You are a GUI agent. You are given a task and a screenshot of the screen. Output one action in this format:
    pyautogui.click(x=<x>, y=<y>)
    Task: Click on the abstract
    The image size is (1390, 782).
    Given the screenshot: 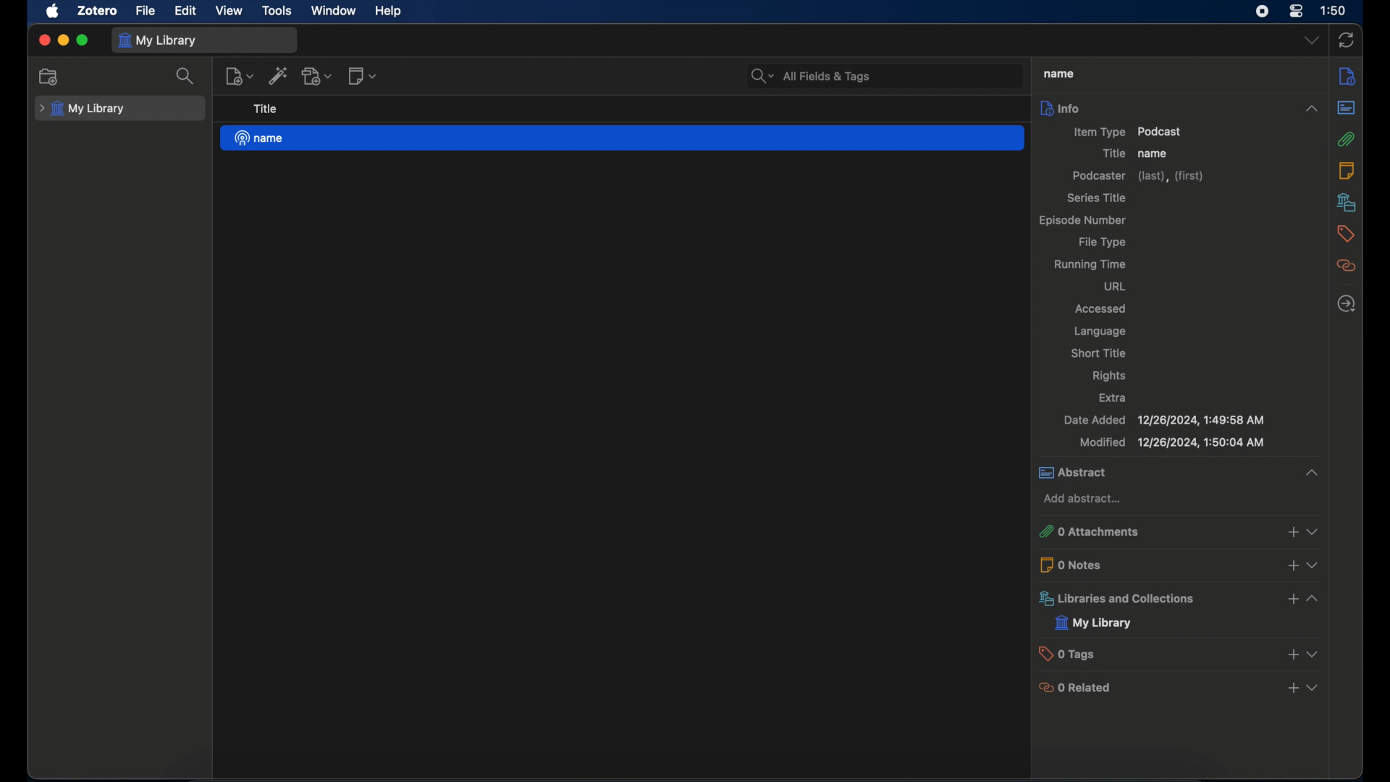 What is the action you would take?
    pyautogui.click(x=1347, y=108)
    